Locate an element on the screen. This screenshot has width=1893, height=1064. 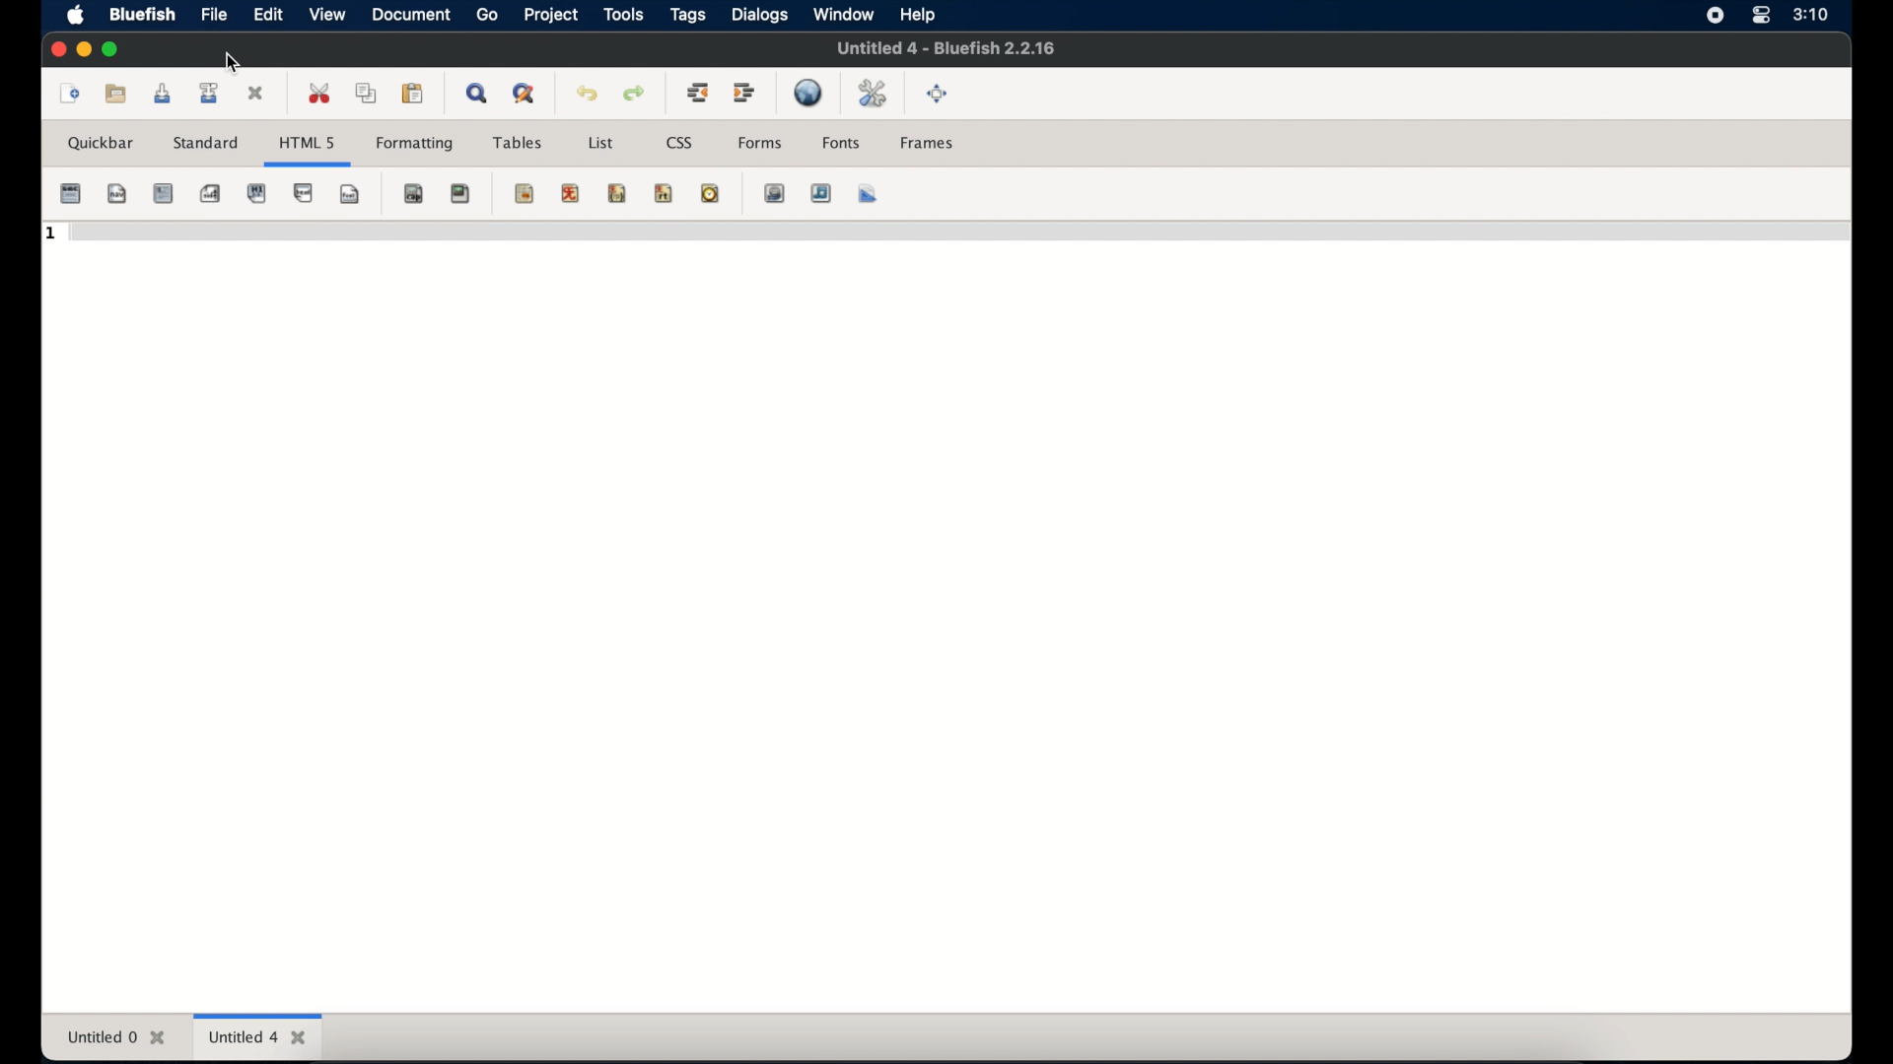
css is located at coordinates (680, 143).